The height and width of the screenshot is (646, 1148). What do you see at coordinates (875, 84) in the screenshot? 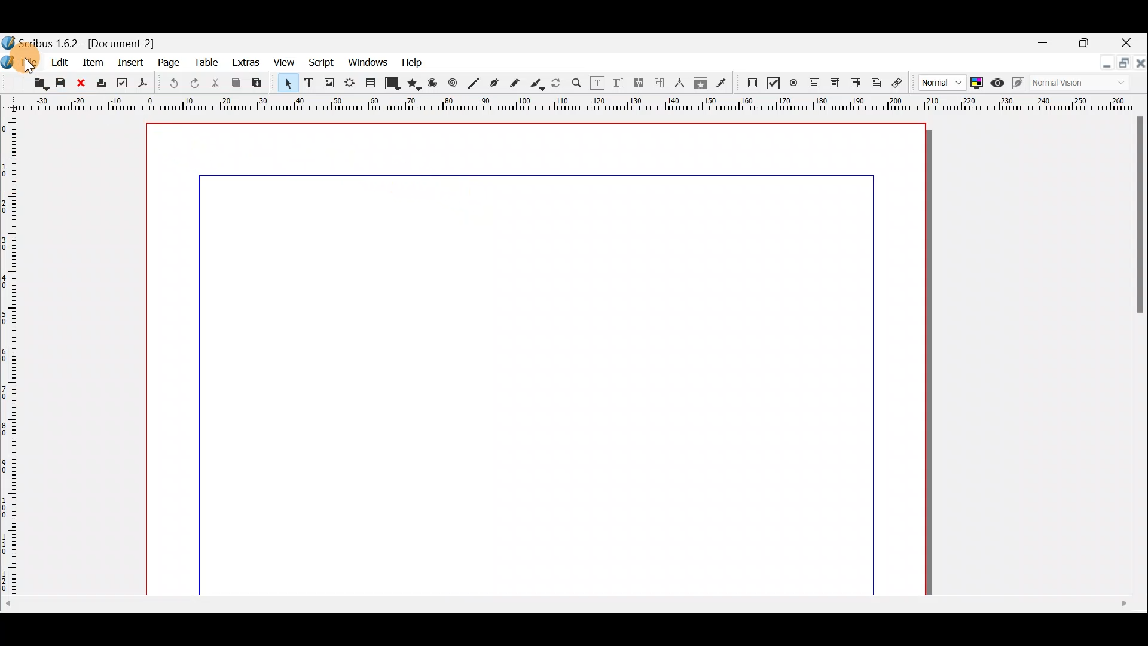
I see `Text annotation` at bounding box center [875, 84].